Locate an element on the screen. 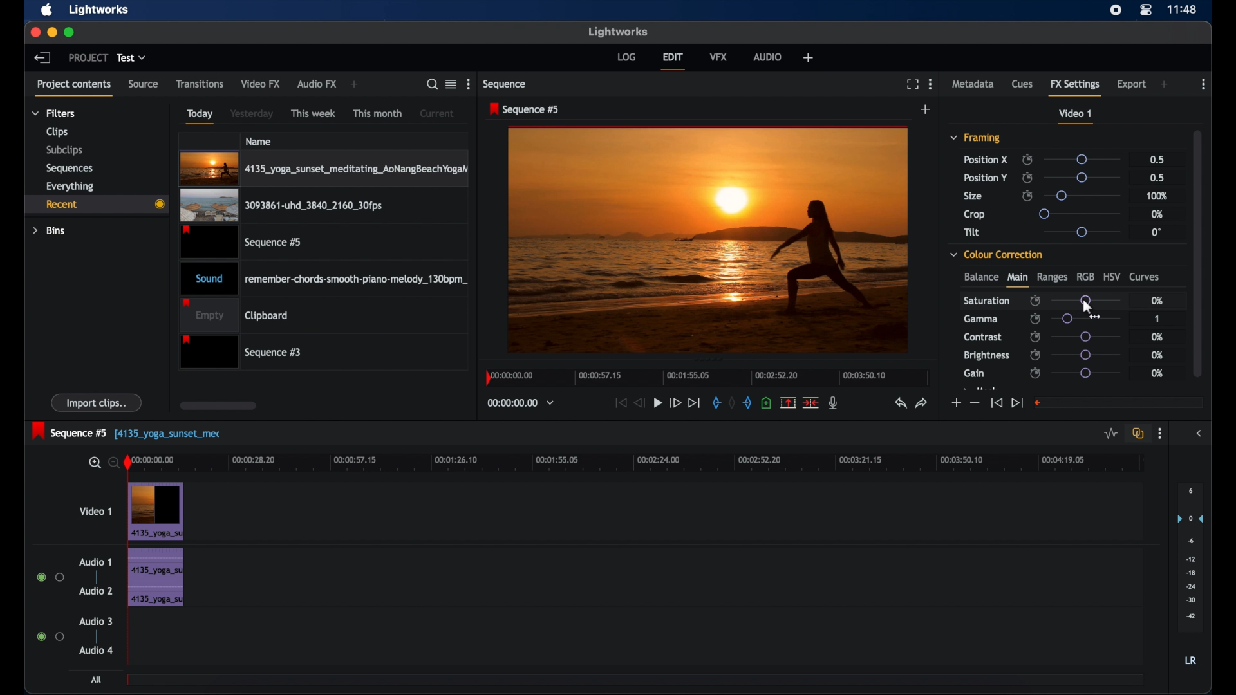  transitions is located at coordinates (200, 83).